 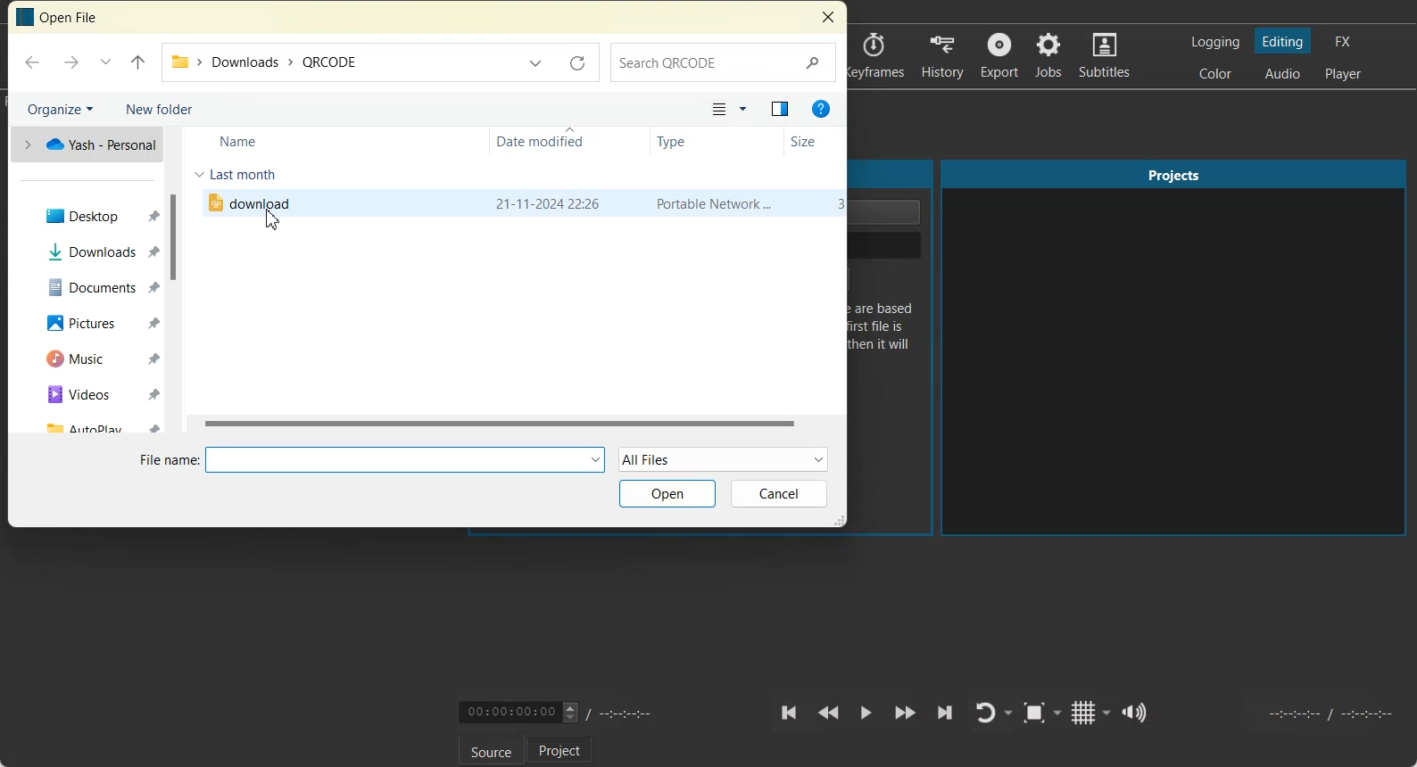 What do you see at coordinates (559, 749) in the screenshot?
I see `Project` at bounding box center [559, 749].